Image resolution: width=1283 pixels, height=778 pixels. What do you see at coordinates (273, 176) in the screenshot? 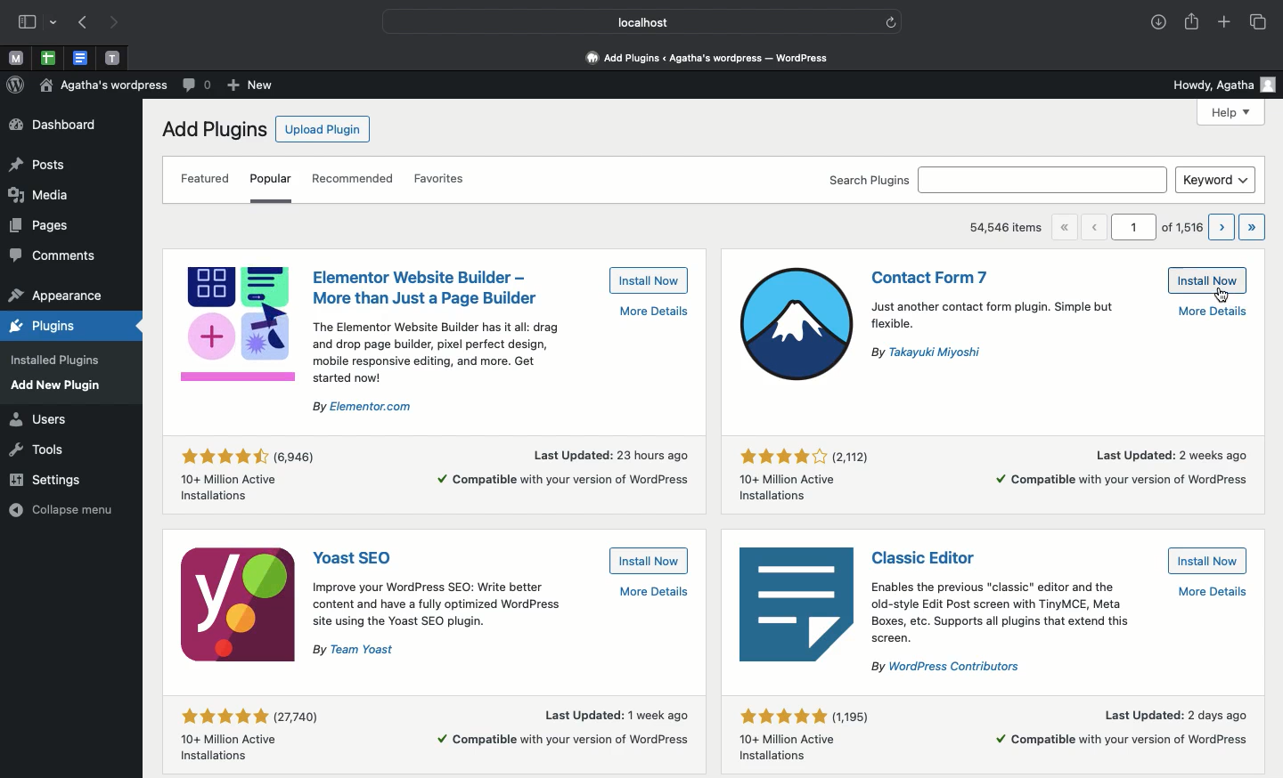
I see `Popular` at bounding box center [273, 176].